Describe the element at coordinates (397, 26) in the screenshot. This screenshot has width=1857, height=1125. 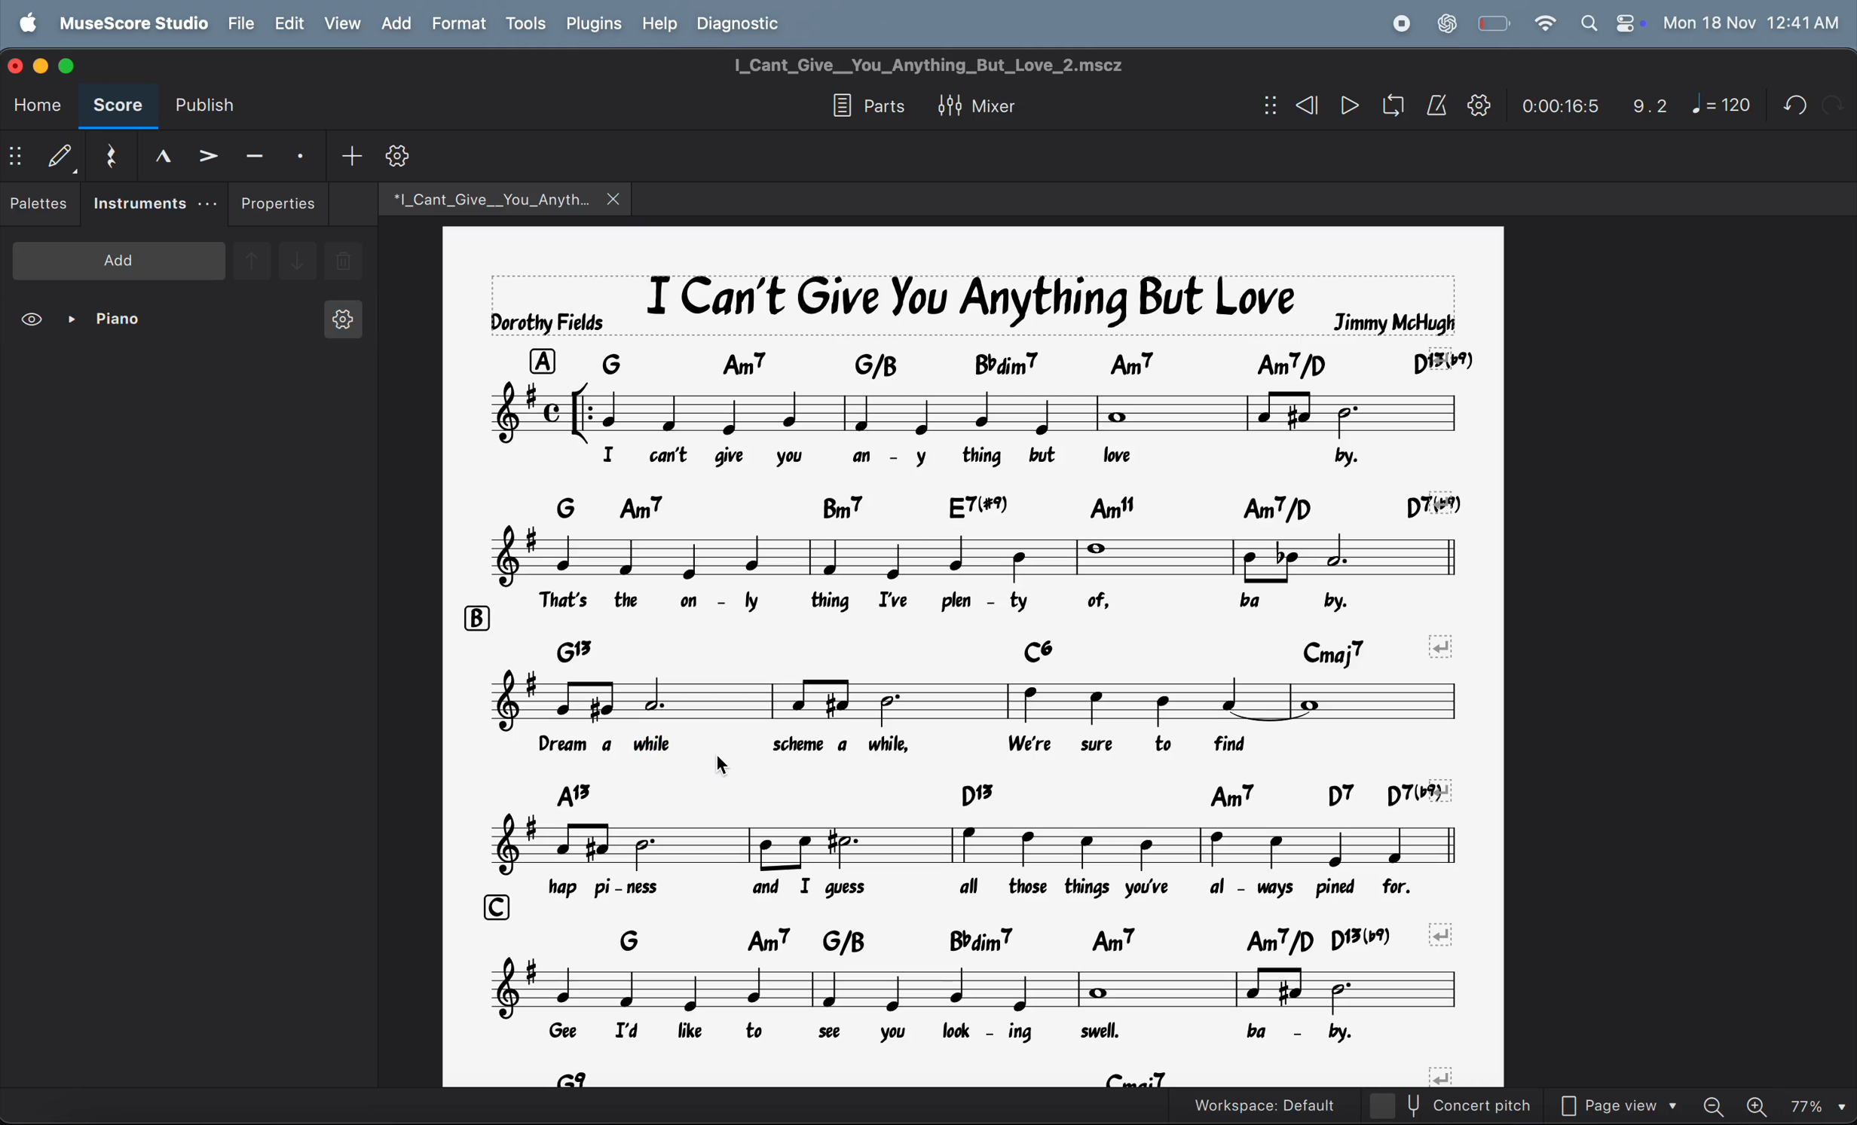
I see `add` at that location.